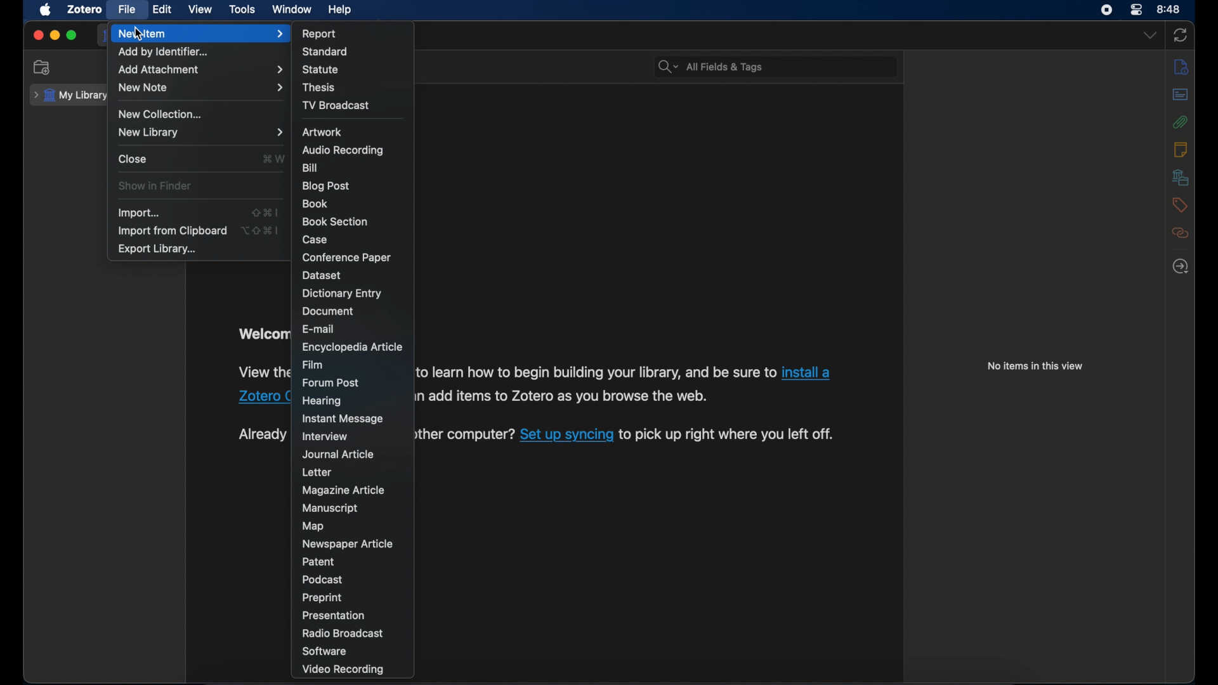 This screenshot has height=685, width=1218. I want to click on file, so click(126, 10).